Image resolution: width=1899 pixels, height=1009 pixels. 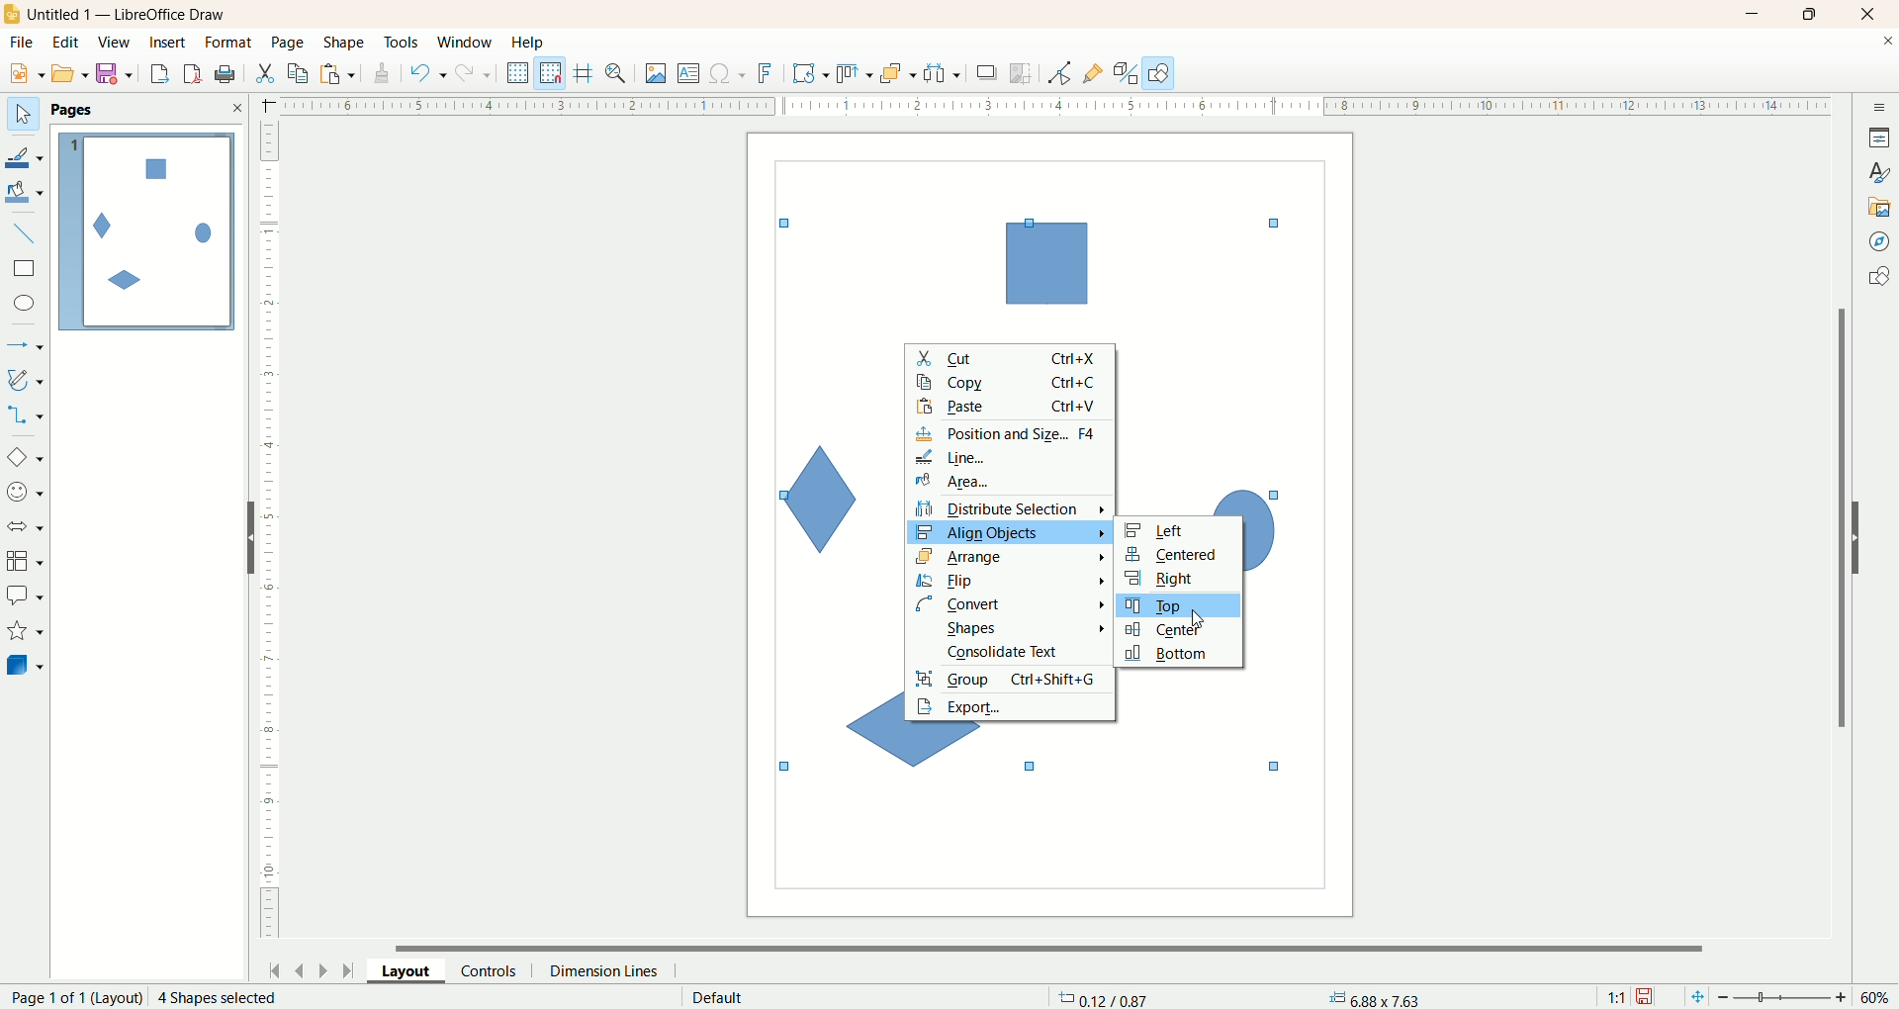 I want to click on edit, so click(x=66, y=44).